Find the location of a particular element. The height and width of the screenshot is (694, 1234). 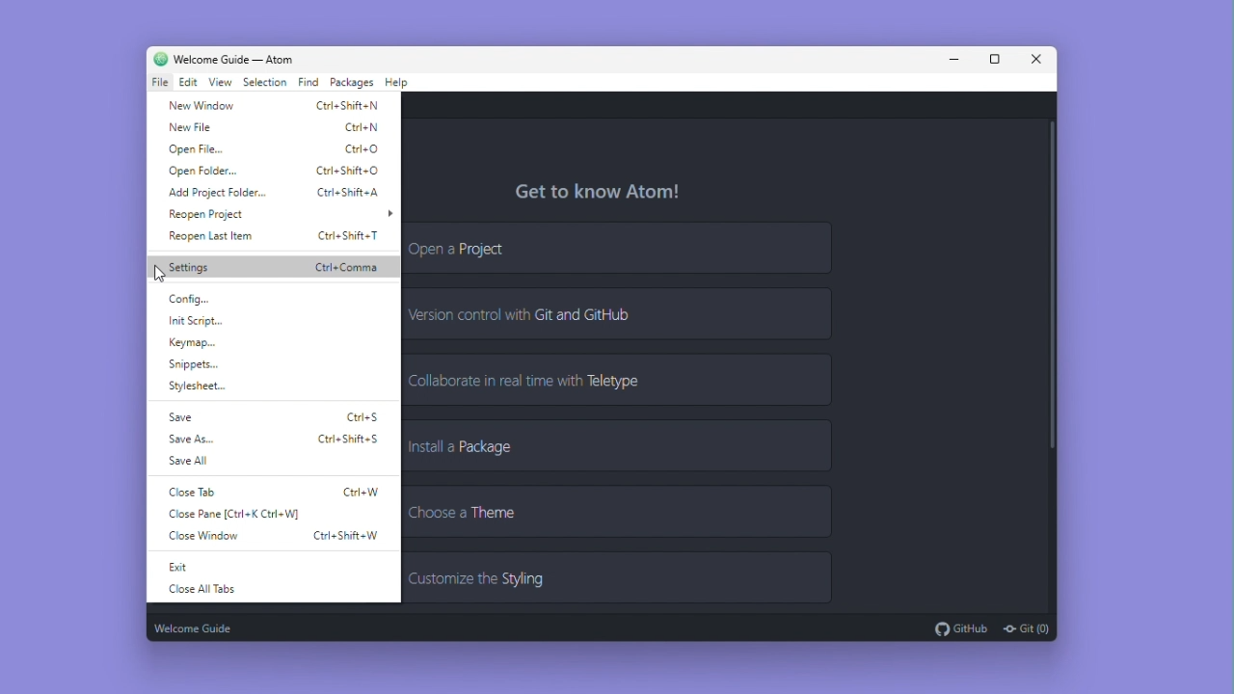

Settings Ctrl+Comma is located at coordinates (276, 267).